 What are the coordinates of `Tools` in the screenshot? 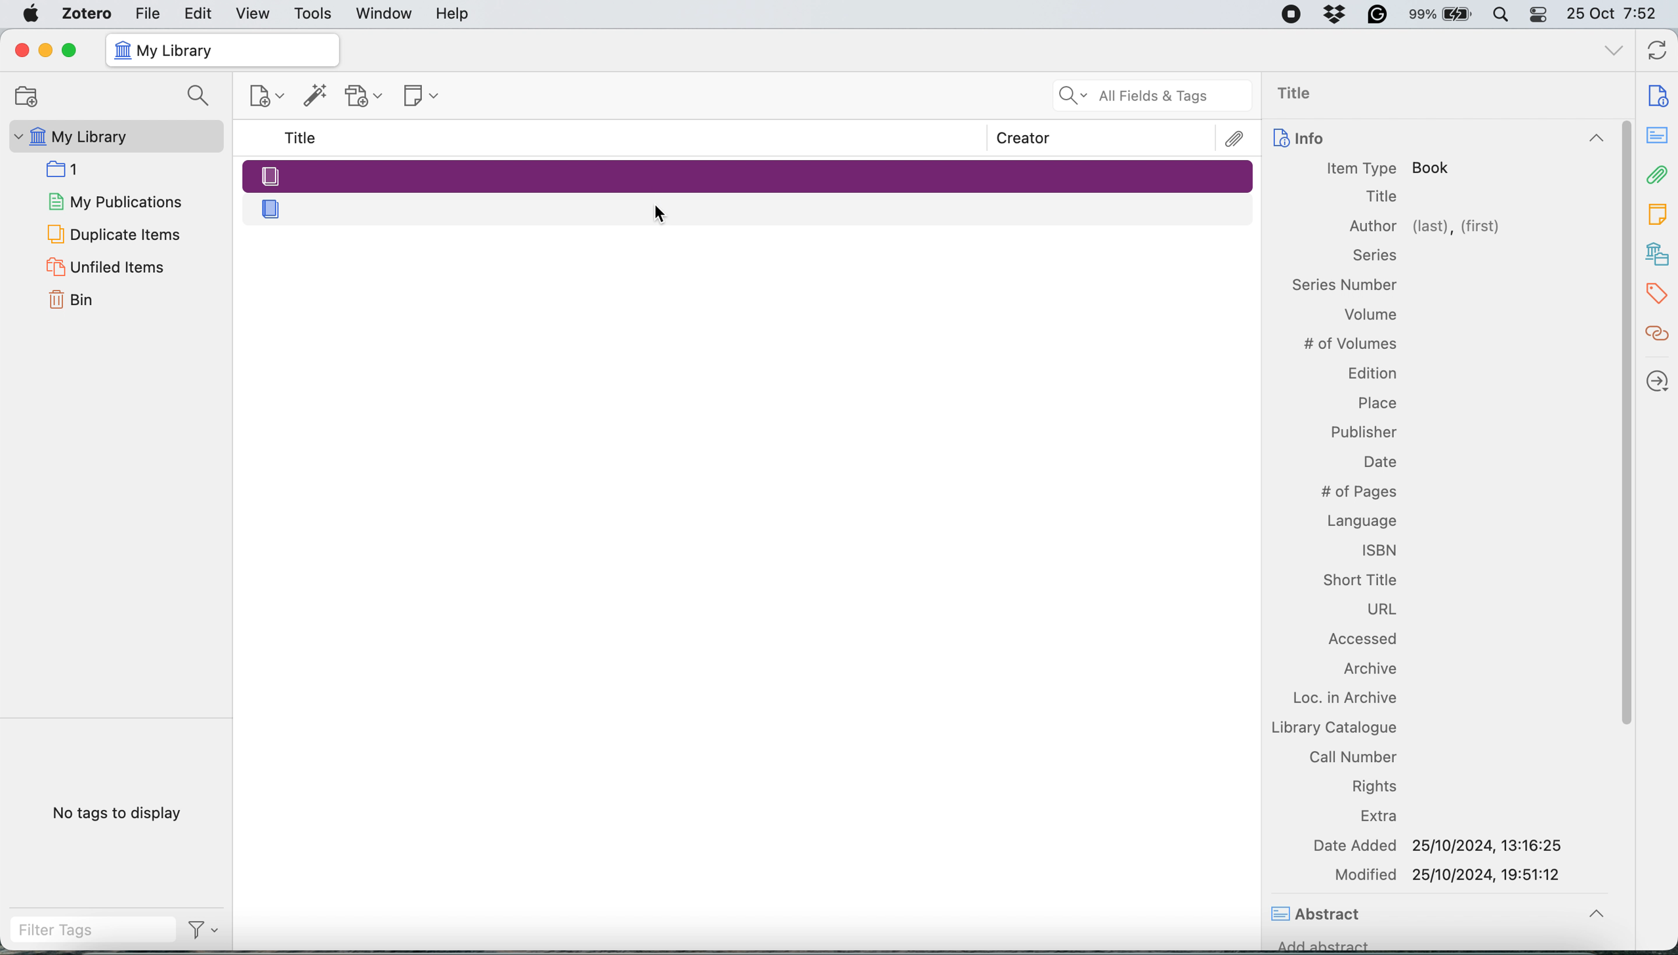 It's located at (314, 14).